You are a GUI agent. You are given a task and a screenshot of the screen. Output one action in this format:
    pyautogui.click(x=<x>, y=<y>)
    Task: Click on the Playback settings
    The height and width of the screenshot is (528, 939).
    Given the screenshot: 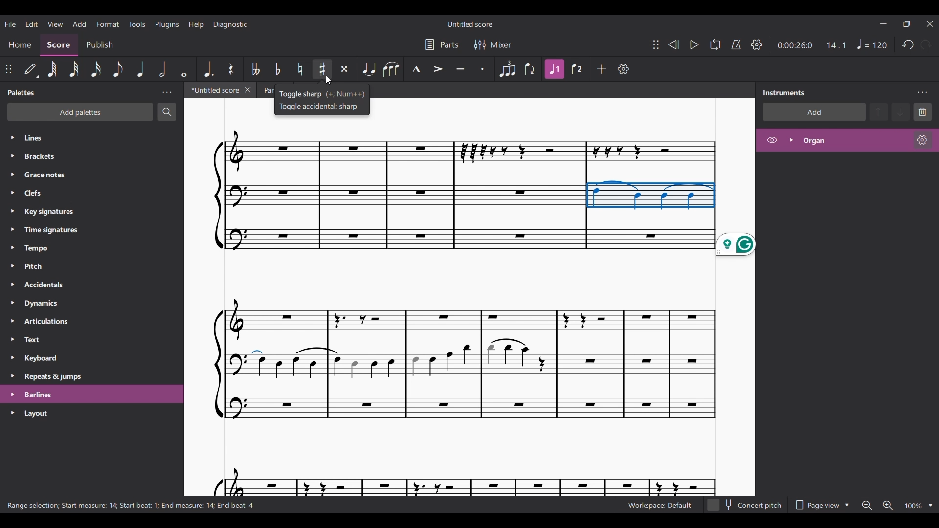 What is the action you would take?
    pyautogui.click(x=757, y=44)
    